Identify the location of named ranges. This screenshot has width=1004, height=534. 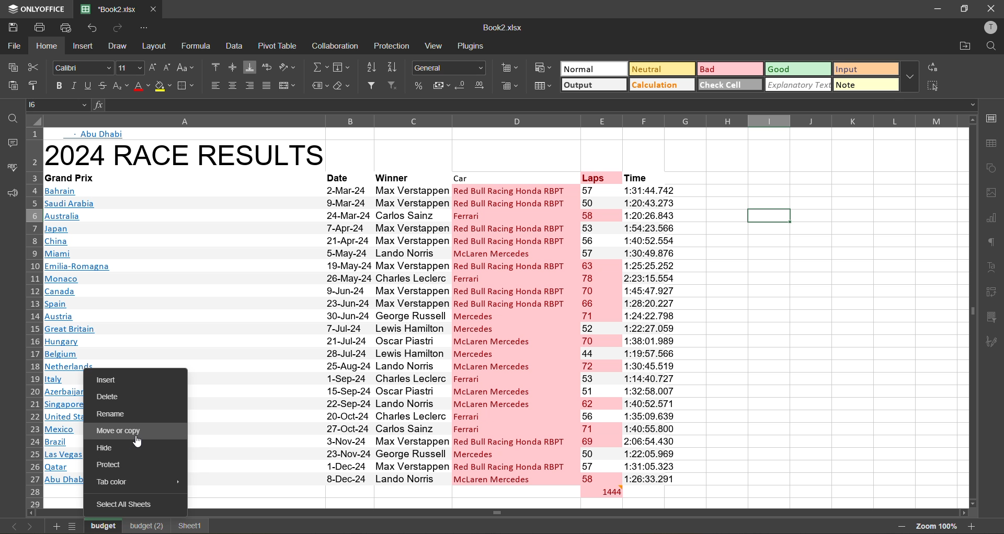
(320, 86).